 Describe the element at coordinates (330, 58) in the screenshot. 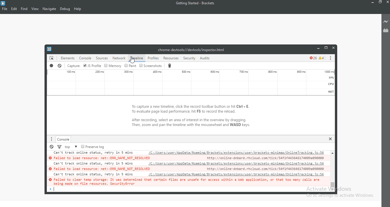

I see `options` at that location.